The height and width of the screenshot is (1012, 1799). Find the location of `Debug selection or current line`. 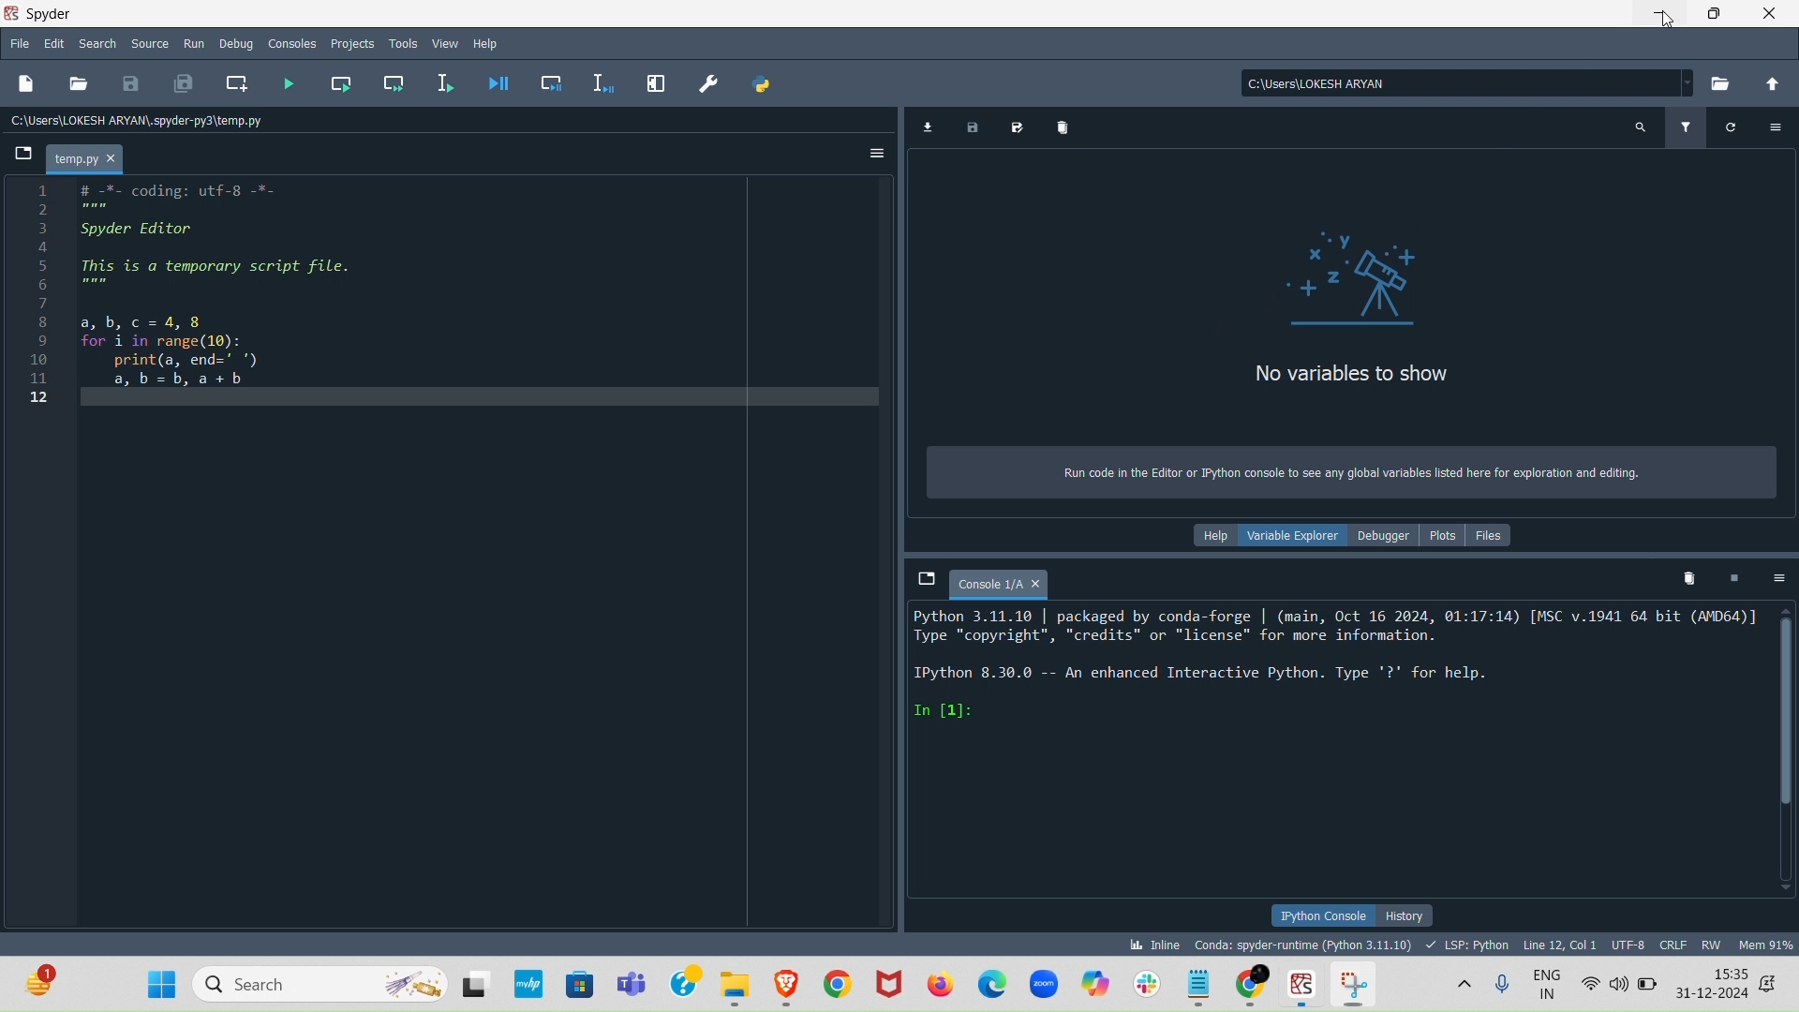

Debug selection or current line is located at coordinates (606, 79).